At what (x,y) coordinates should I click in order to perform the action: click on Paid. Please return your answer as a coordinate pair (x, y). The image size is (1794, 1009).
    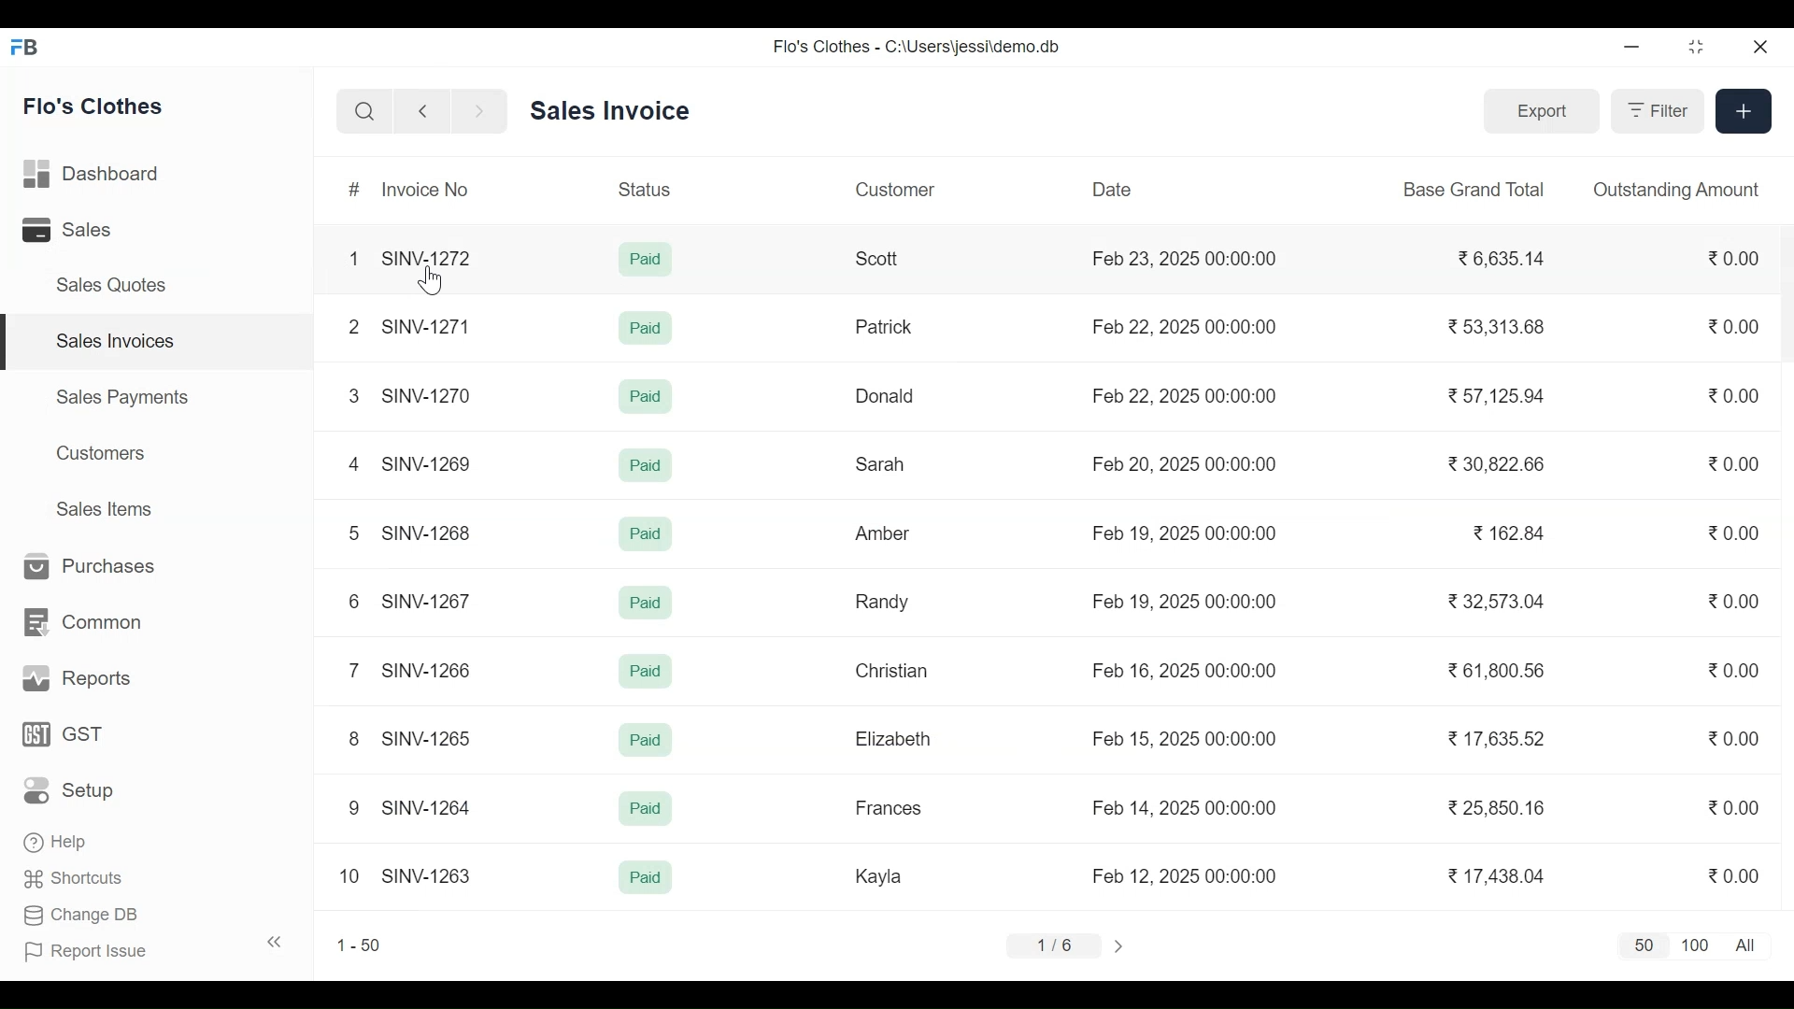
    Looking at the image, I should click on (648, 260).